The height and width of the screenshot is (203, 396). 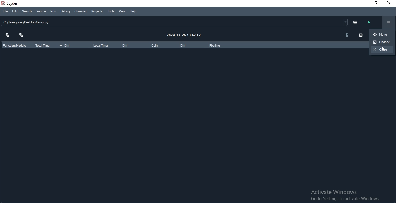 I want to click on expand, so click(x=22, y=35).